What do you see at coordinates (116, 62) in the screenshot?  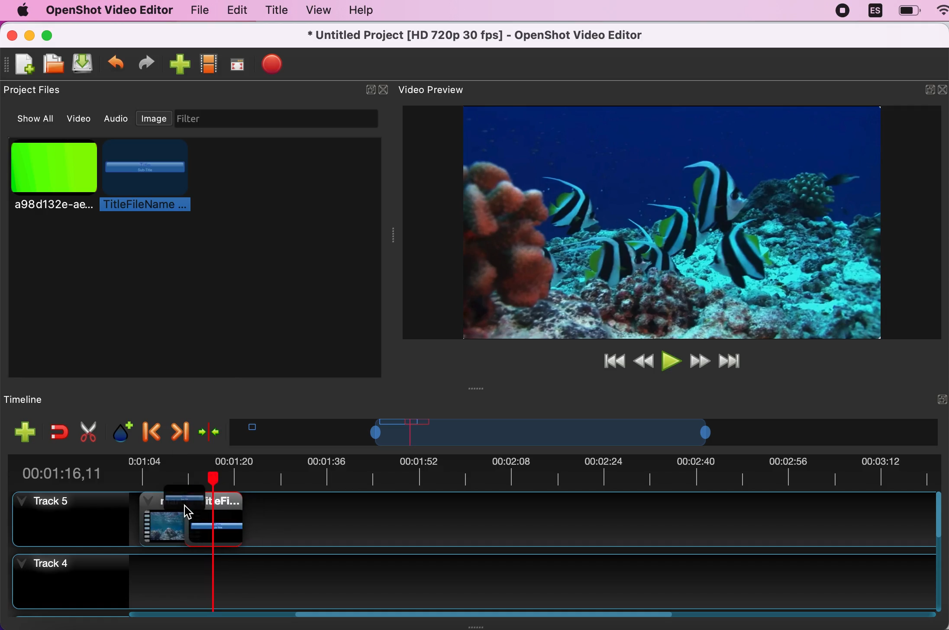 I see `undo` at bounding box center [116, 62].